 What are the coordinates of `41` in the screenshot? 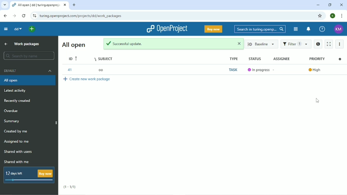 It's located at (68, 70).